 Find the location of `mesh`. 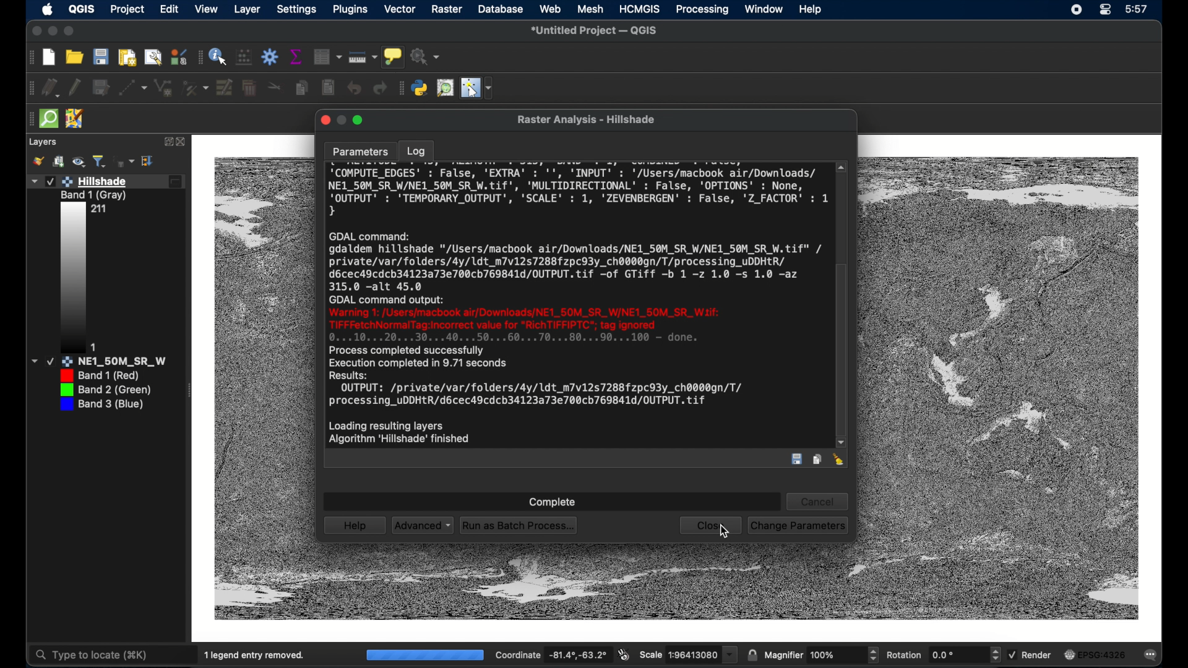

mesh is located at coordinates (590, 9).